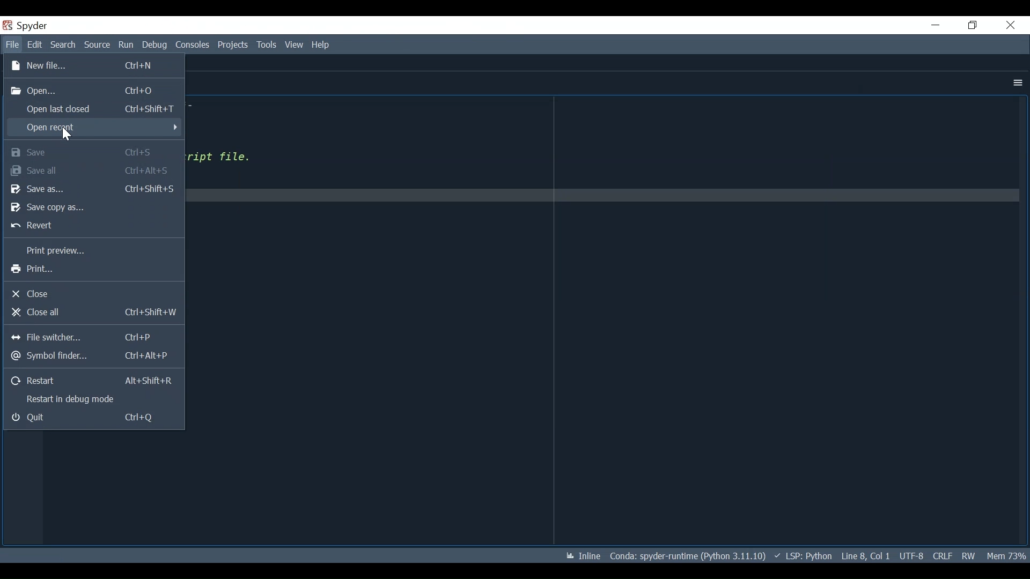  Describe the element at coordinates (1017, 84) in the screenshot. I see `More Options` at that location.